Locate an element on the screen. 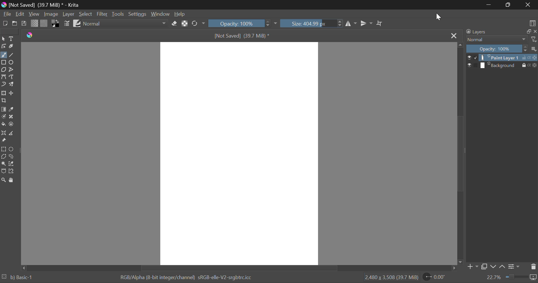 This screenshot has height=283, width=538. Bezier Curve is located at coordinates (4, 77).